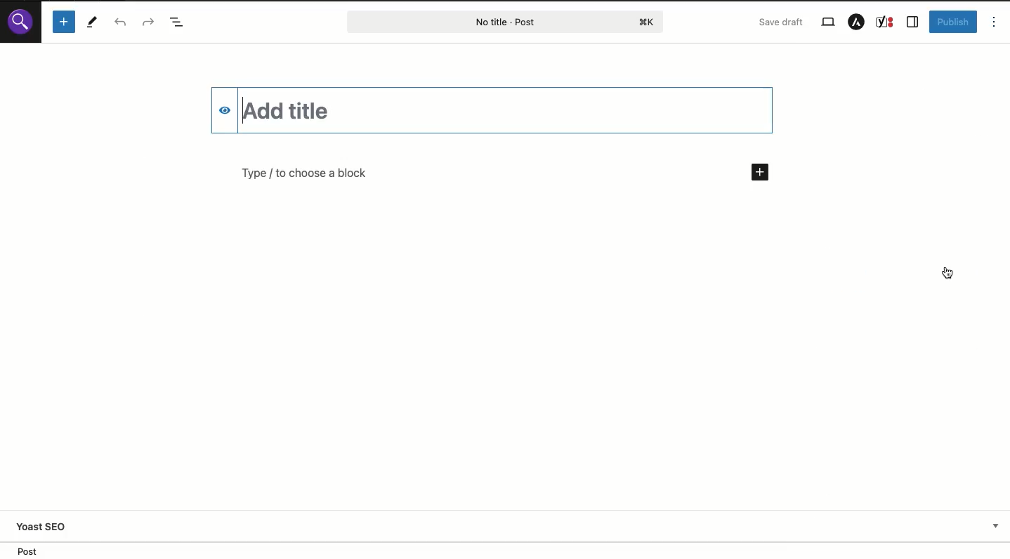 Image resolution: width=1010 pixels, height=559 pixels. Describe the element at coordinates (288, 172) in the screenshot. I see `Text` at that location.